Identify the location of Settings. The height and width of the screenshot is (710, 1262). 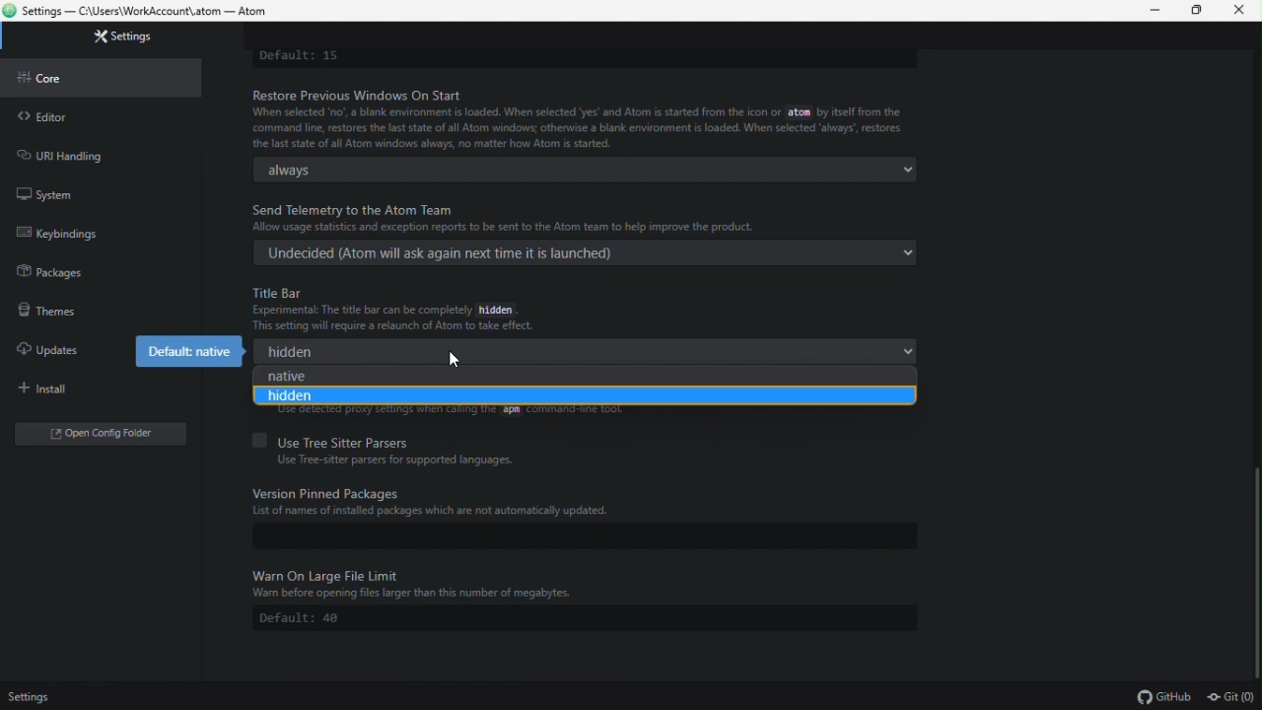
(37, 697).